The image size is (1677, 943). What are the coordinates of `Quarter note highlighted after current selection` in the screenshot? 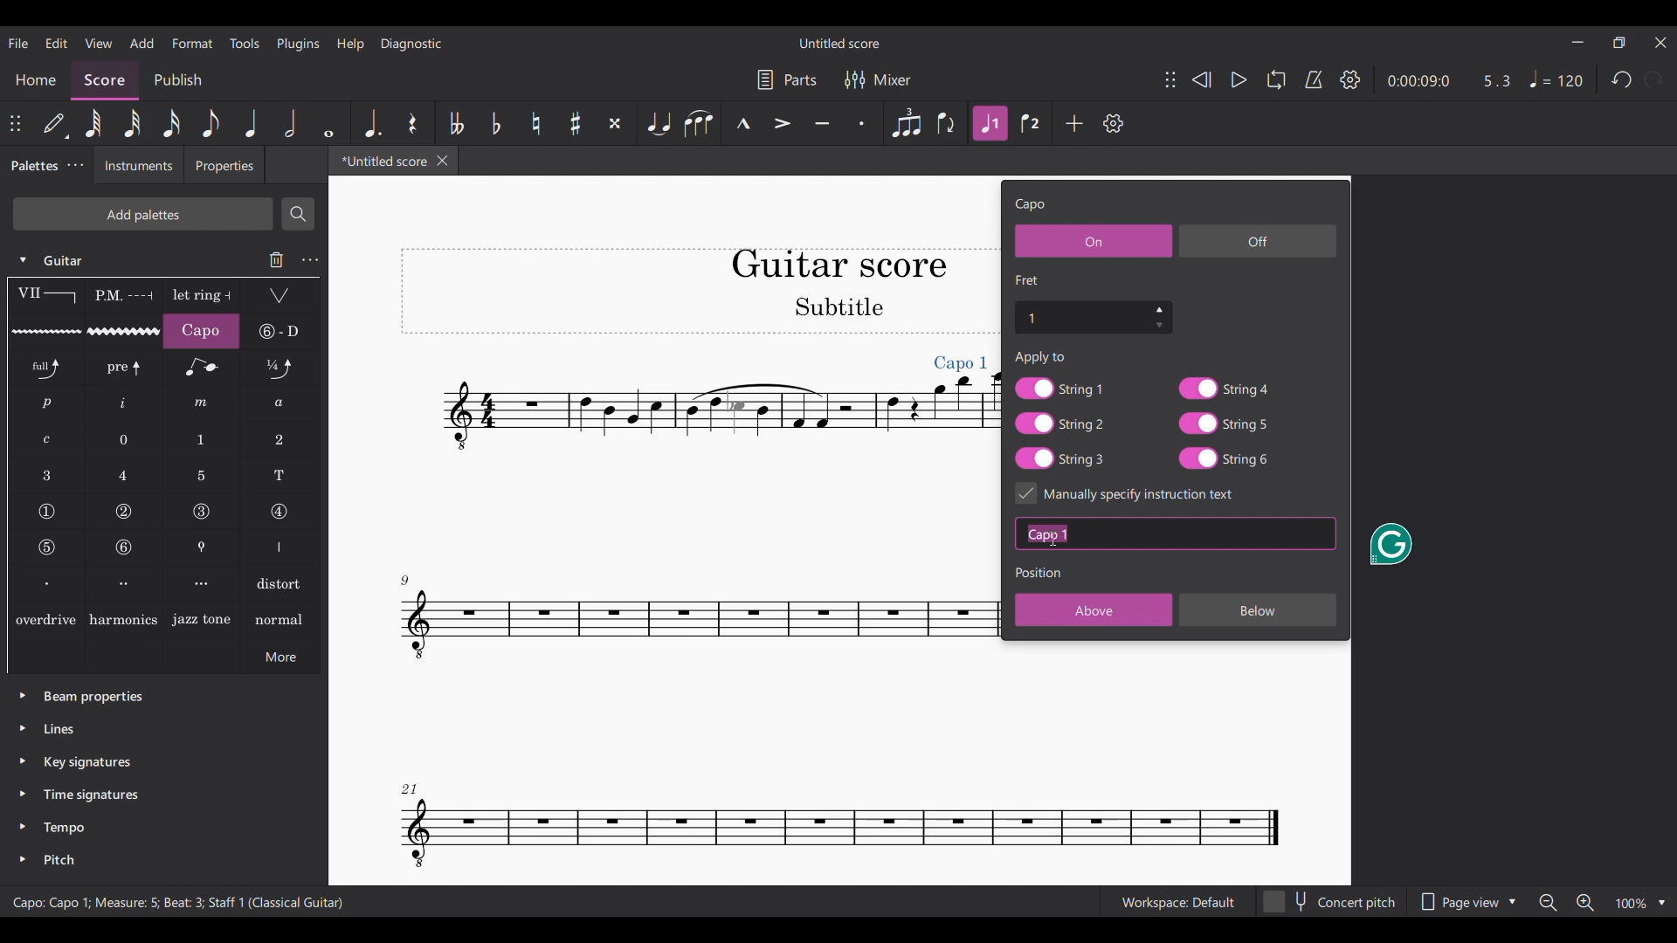 It's located at (249, 122).